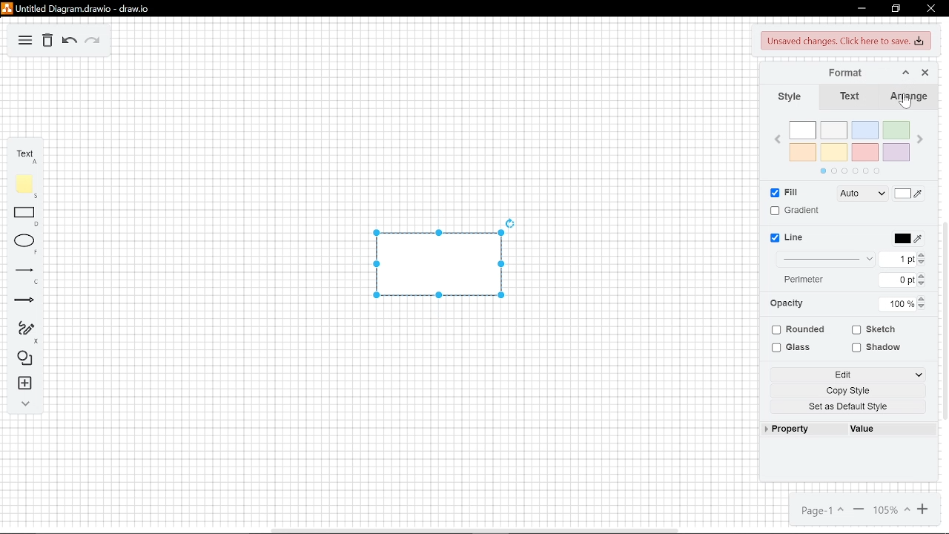 The width and height of the screenshot is (949, 534). Describe the element at coordinates (868, 431) in the screenshot. I see `value` at that location.